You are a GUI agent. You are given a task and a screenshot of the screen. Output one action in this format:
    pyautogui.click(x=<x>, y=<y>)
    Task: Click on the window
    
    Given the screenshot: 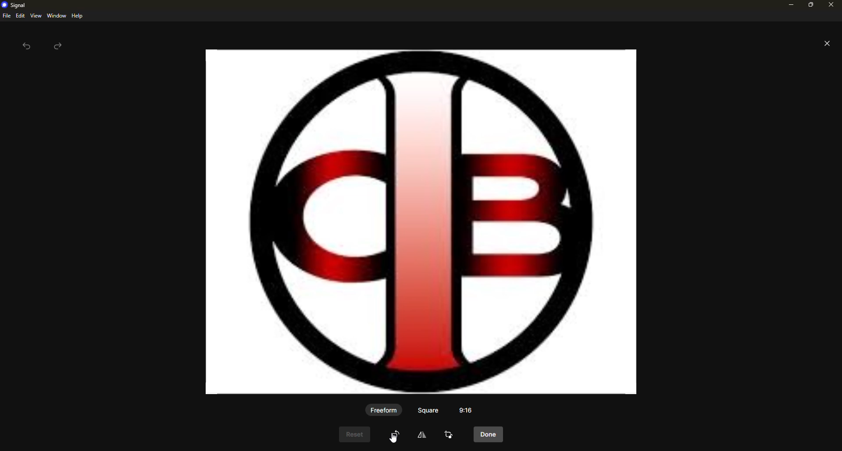 What is the action you would take?
    pyautogui.click(x=57, y=16)
    